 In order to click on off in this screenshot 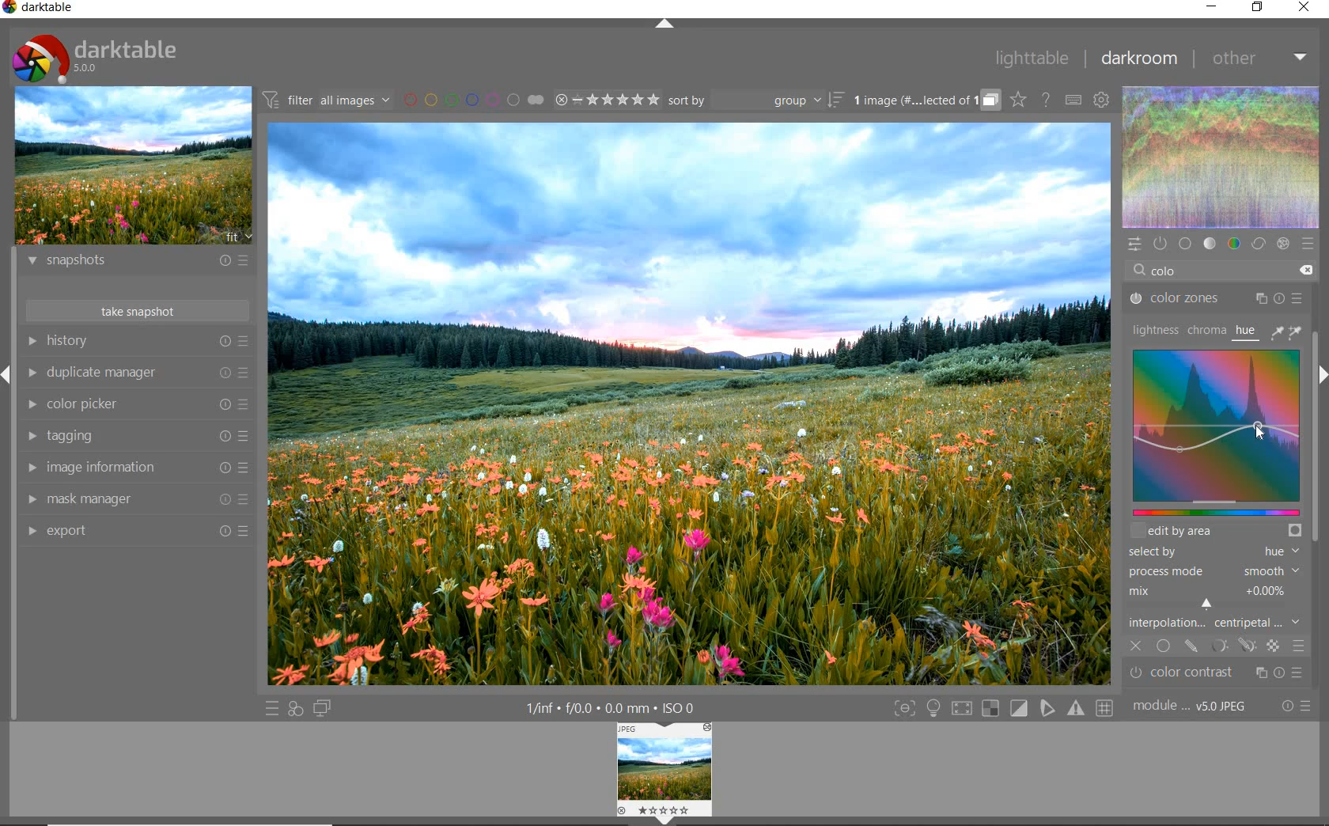, I will do `click(1137, 644)`.